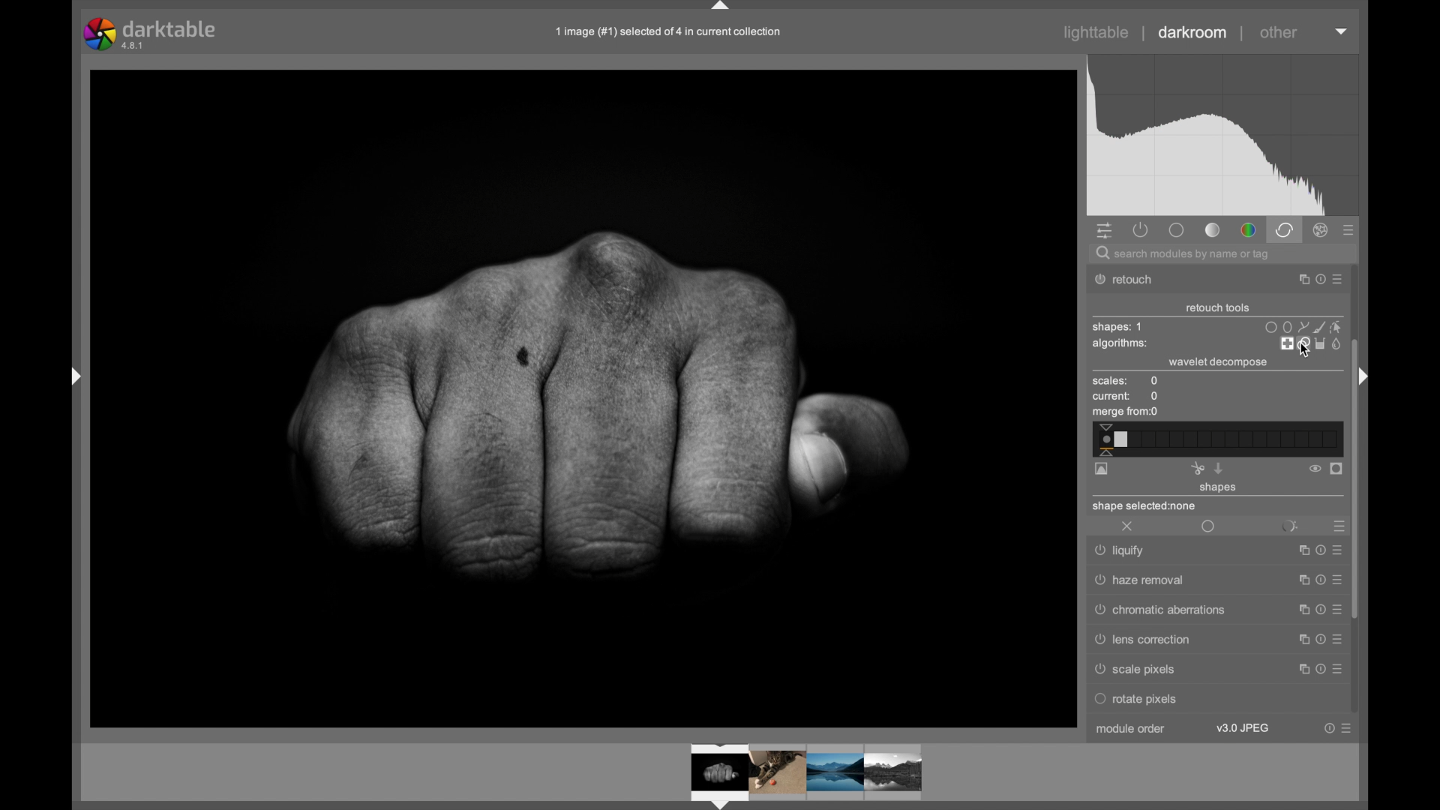 This screenshot has height=810, width=1440. I want to click on base, so click(1176, 229).